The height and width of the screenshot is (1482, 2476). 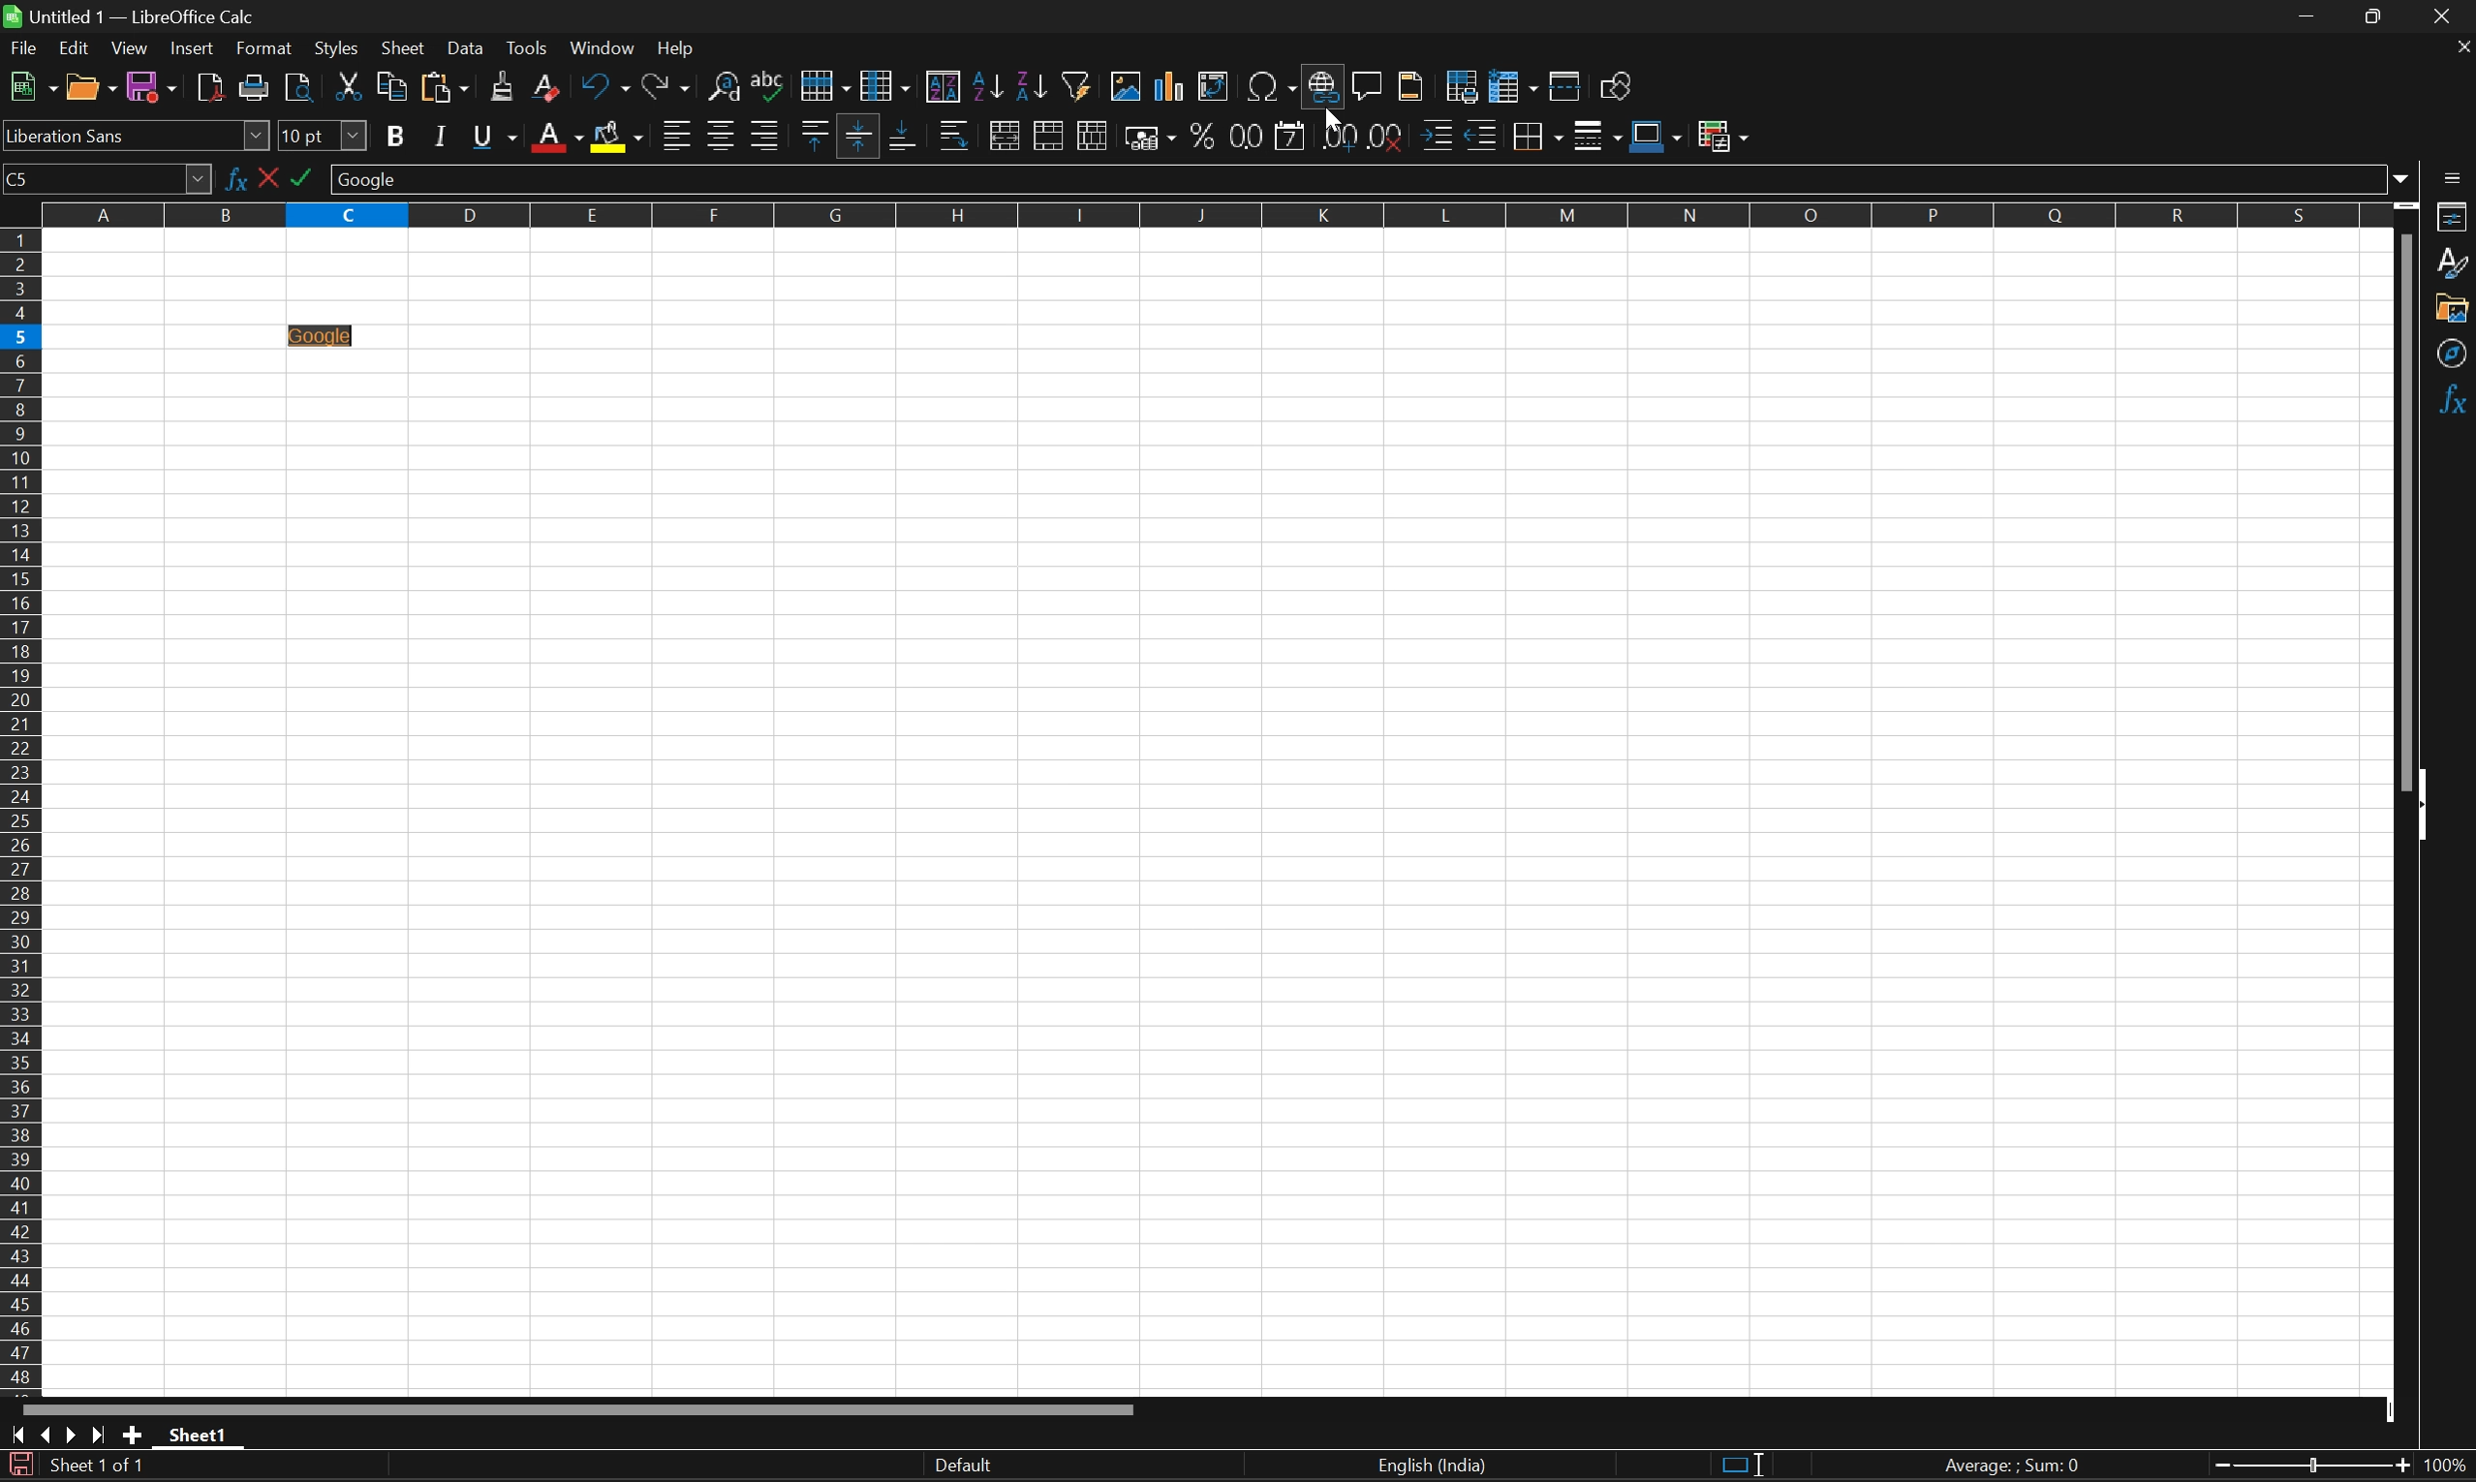 What do you see at coordinates (1034, 87) in the screenshot?
I see `Sort descending` at bounding box center [1034, 87].